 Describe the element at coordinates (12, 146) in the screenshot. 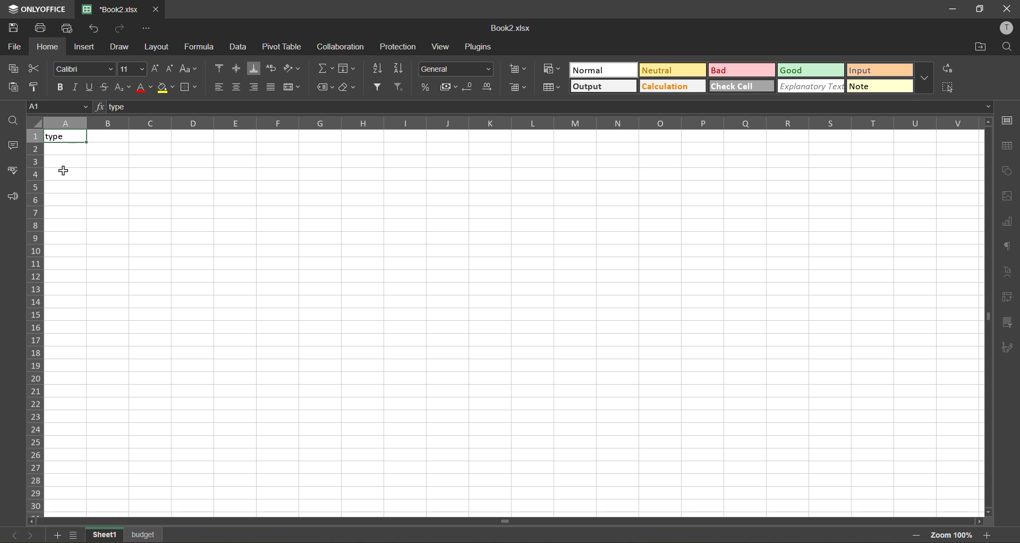

I see `comments` at that location.